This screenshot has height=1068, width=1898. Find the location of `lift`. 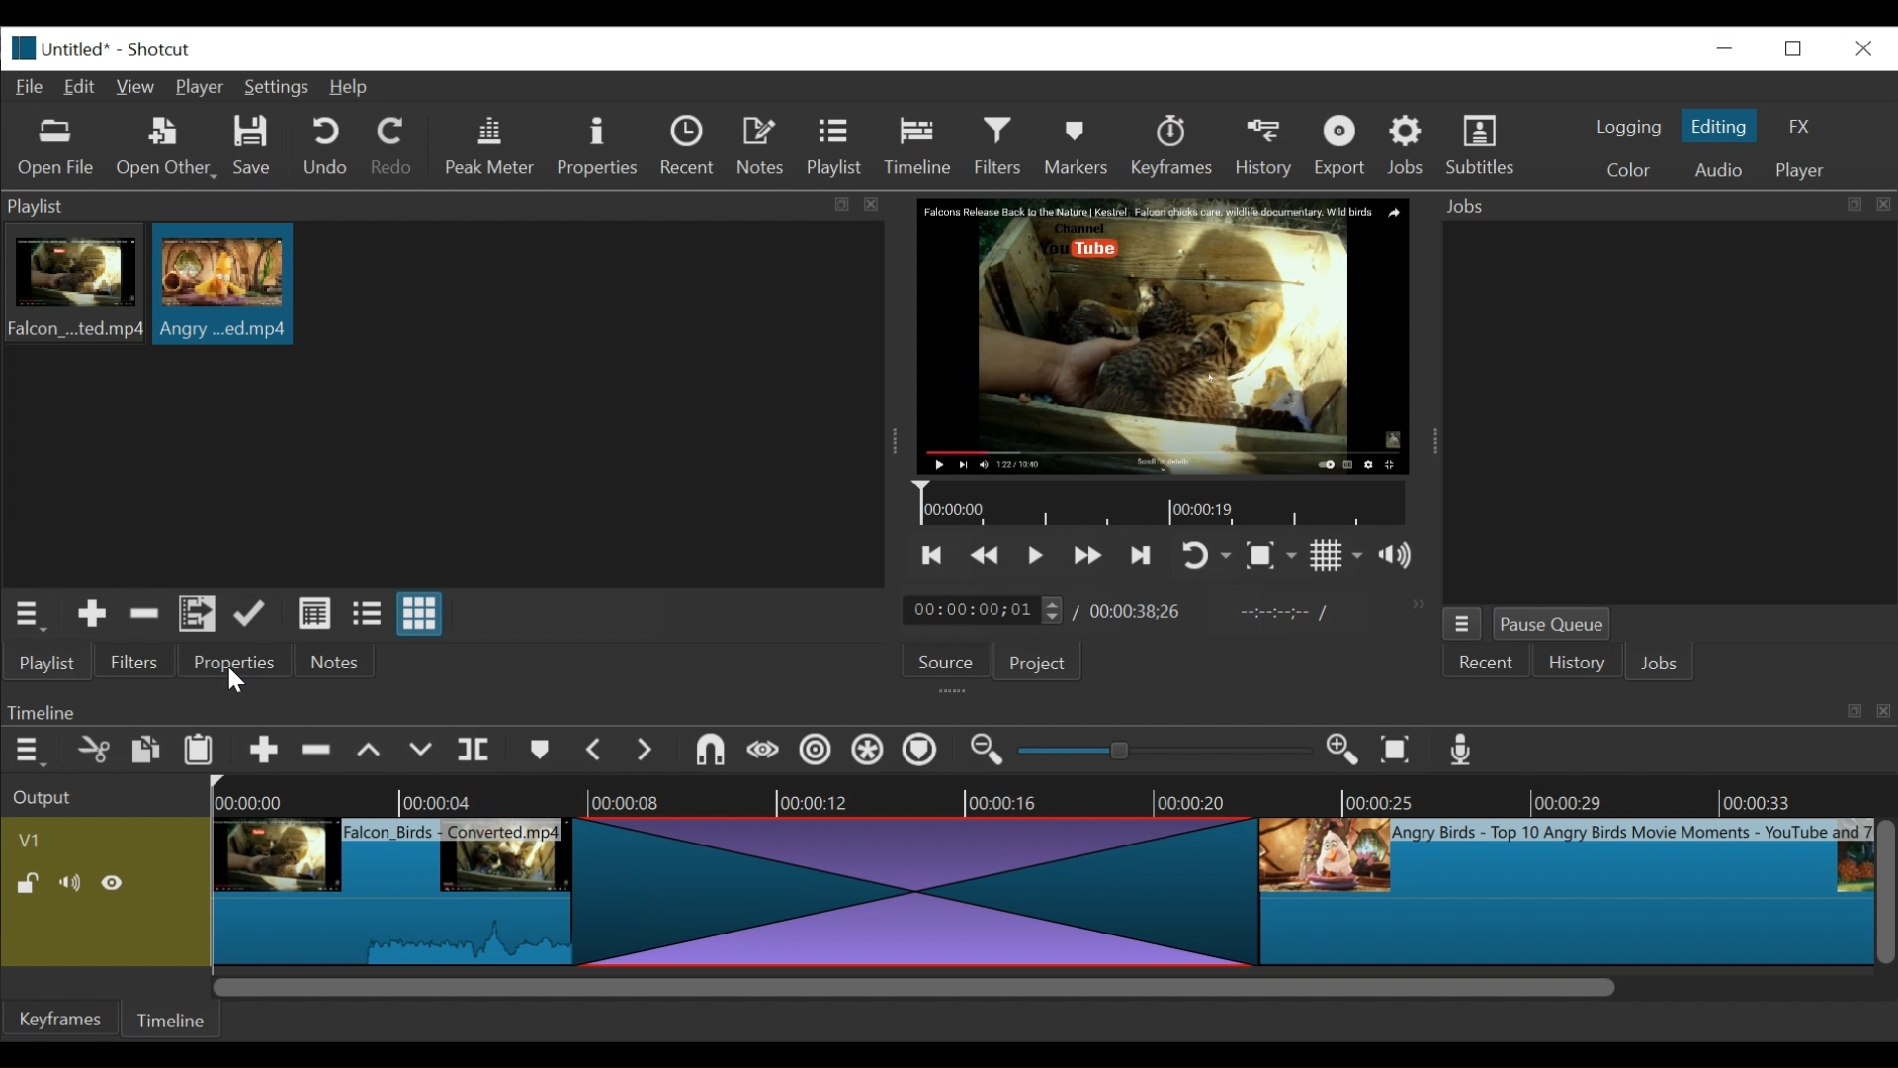

lift is located at coordinates (372, 753).